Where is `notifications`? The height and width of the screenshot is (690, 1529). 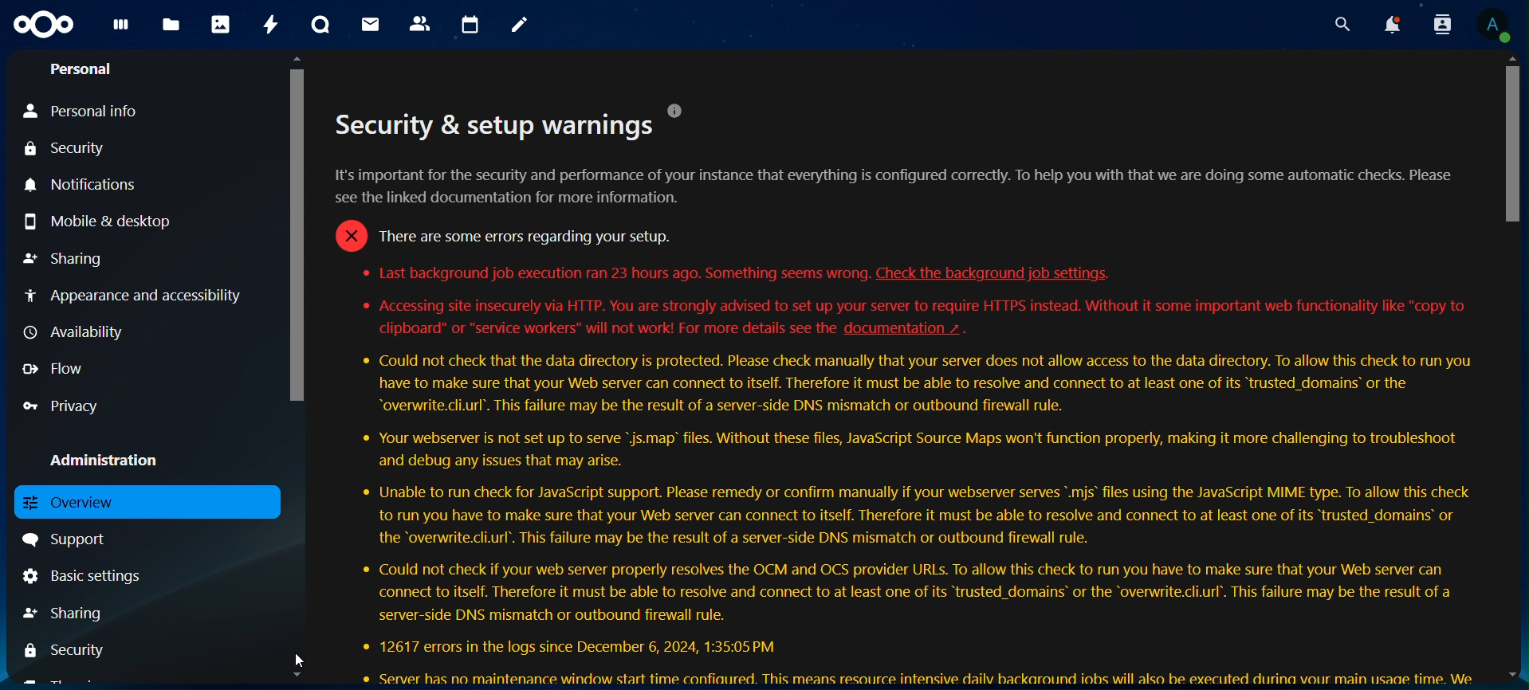
notifications is located at coordinates (1393, 22).